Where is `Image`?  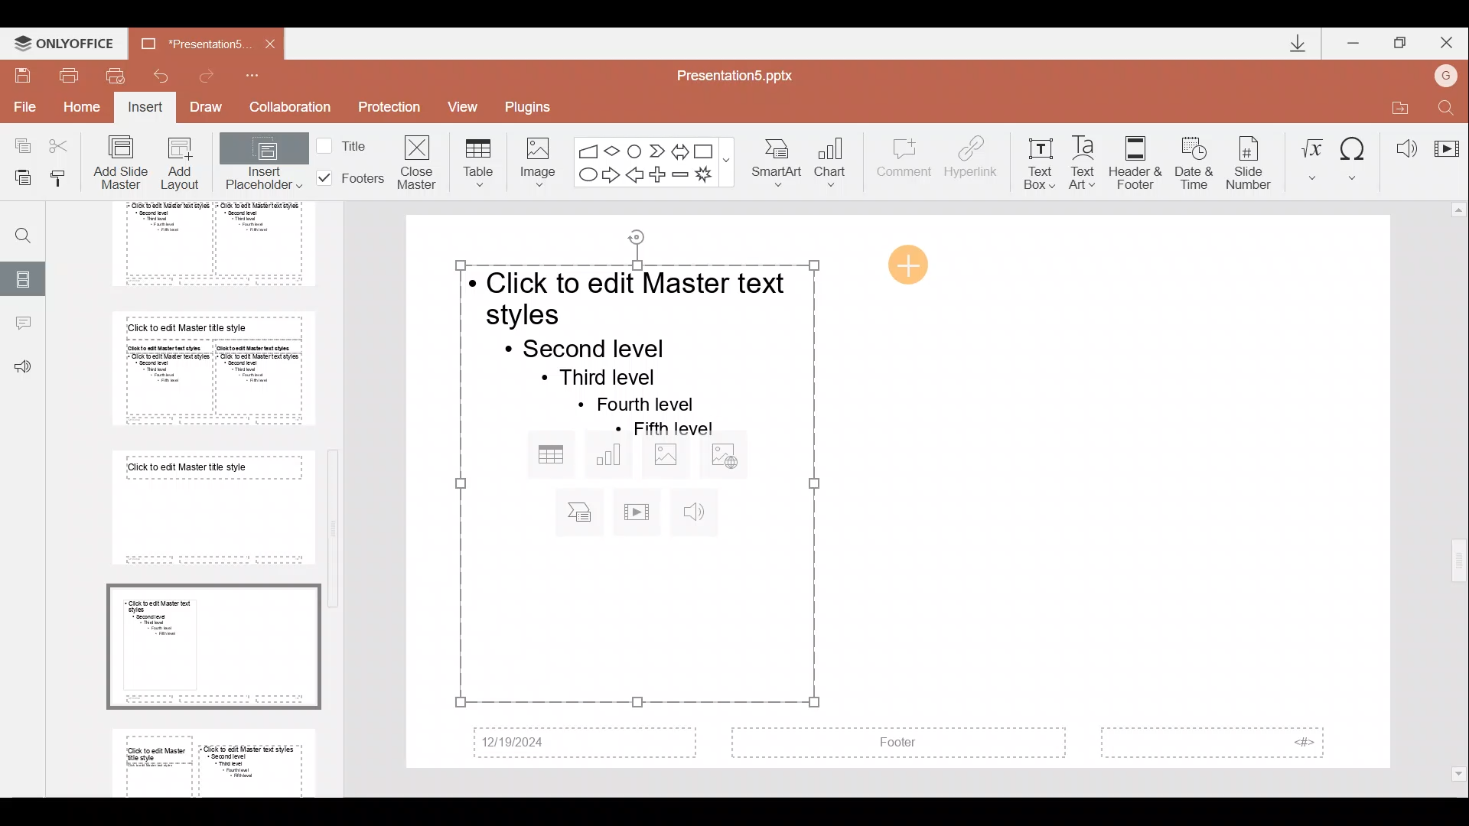
Image is located at coordinates (533, 159).